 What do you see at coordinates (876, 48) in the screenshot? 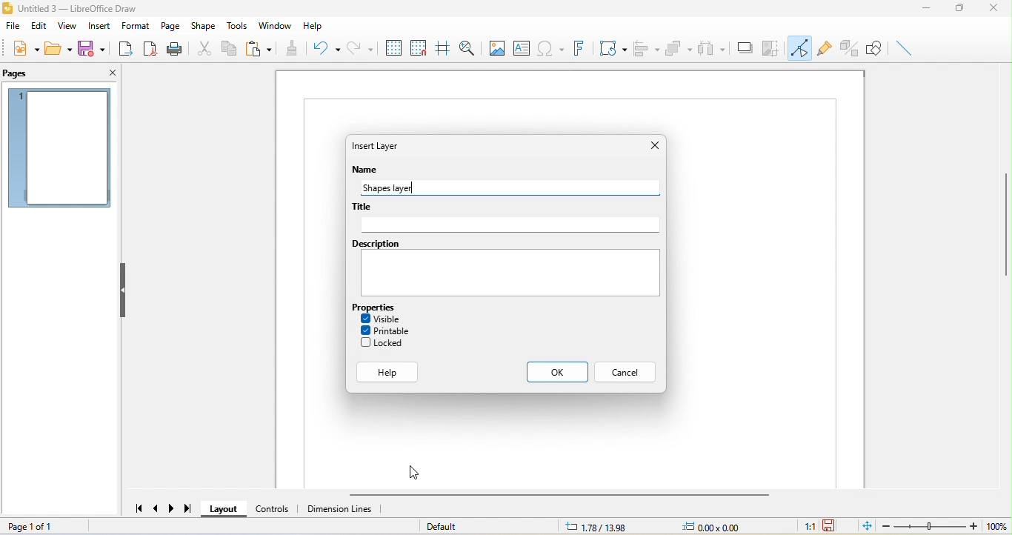
I see `show draw function` at bounding box center [876, 48].